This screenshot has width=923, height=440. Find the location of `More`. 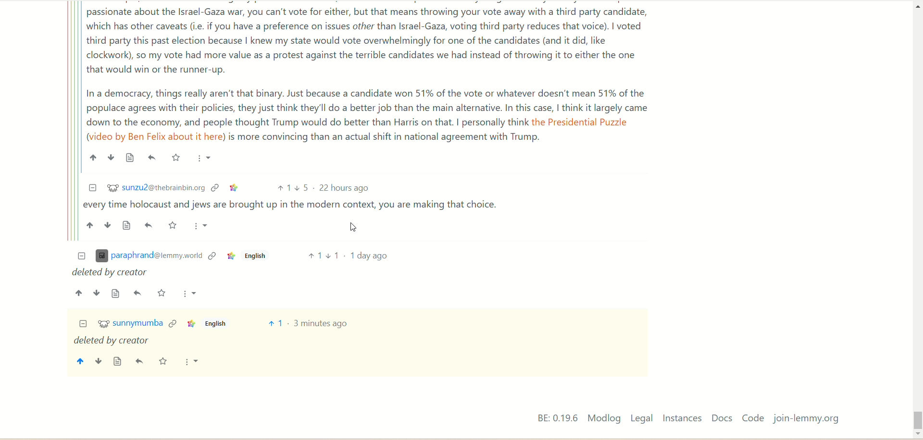

More is located at coordinates (204, 159).